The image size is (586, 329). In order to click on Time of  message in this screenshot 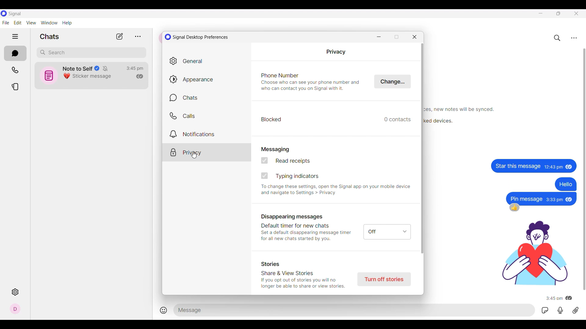, I will do `click(553, 168)`.